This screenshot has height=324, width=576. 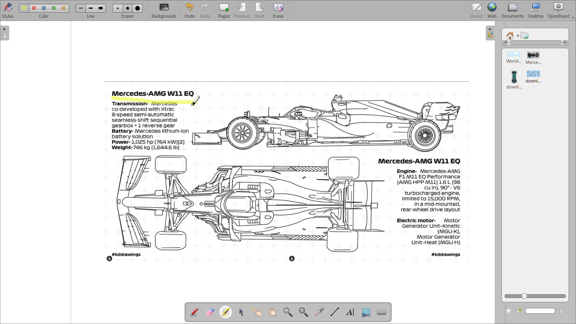 What do you see at coordinates (189, 10) in the screenshot?
I see `undo` at bounding box center [189, 10].